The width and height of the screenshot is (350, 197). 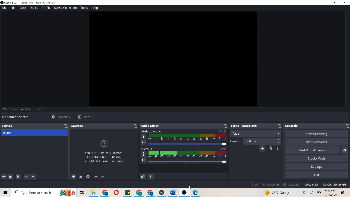 What do you see at coordinates (316, 143) in the screenshot?
I see `Start recording` at bounding box center [316, 143].